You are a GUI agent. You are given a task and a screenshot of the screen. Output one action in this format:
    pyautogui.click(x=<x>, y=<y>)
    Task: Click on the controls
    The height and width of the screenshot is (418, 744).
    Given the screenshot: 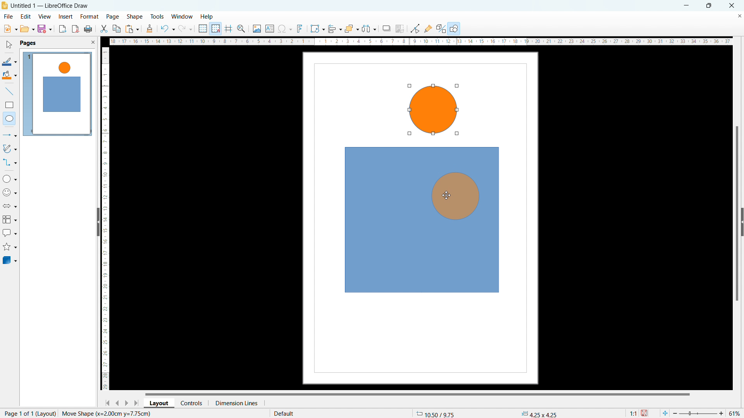 What is the action you would take?
    pyautogui.click(x=192, y=403)
    